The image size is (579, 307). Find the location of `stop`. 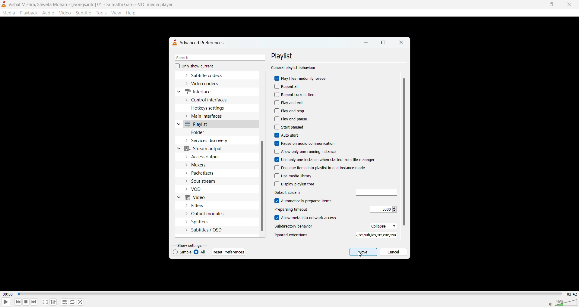

stop is located at coordinates (25, 302).